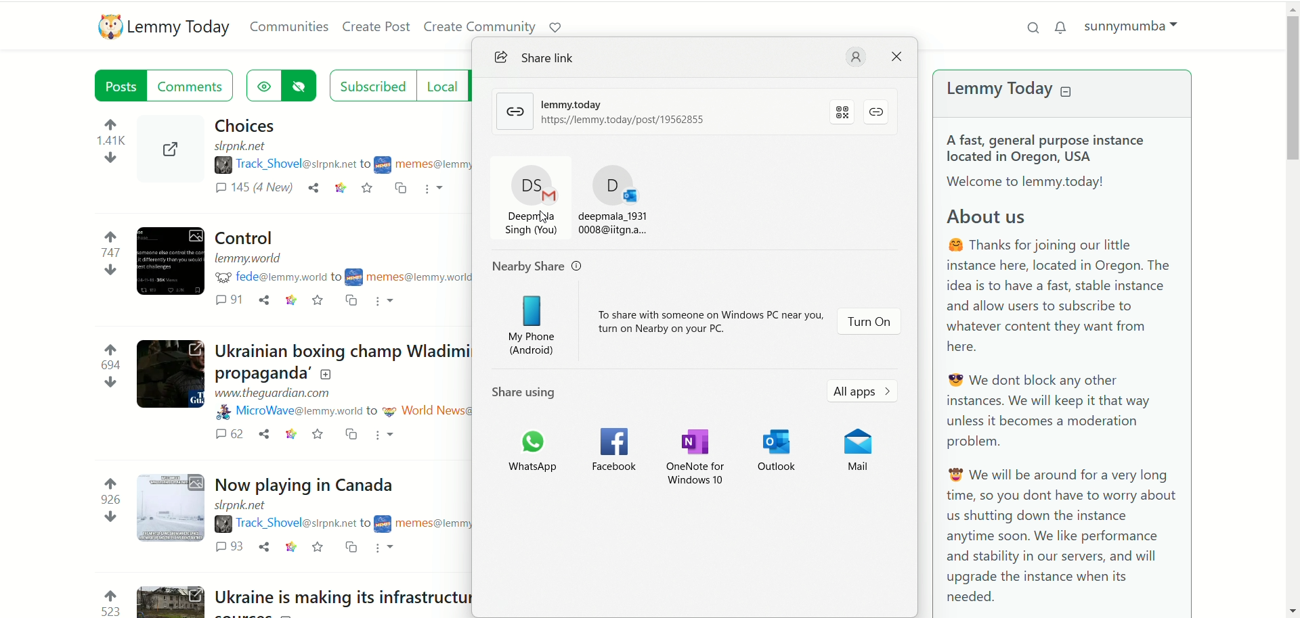 This screenshot has width=1300, height=618. What do you see at coordinates (477, 25) in the screenshot?
I see `create community` at bounding box center [477, 25].